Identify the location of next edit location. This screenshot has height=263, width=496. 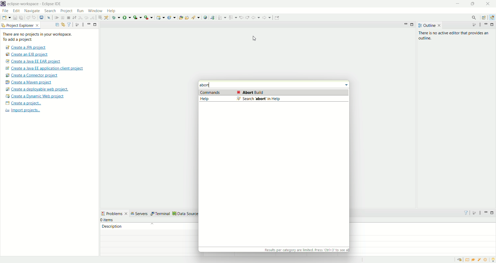
(247, 17).